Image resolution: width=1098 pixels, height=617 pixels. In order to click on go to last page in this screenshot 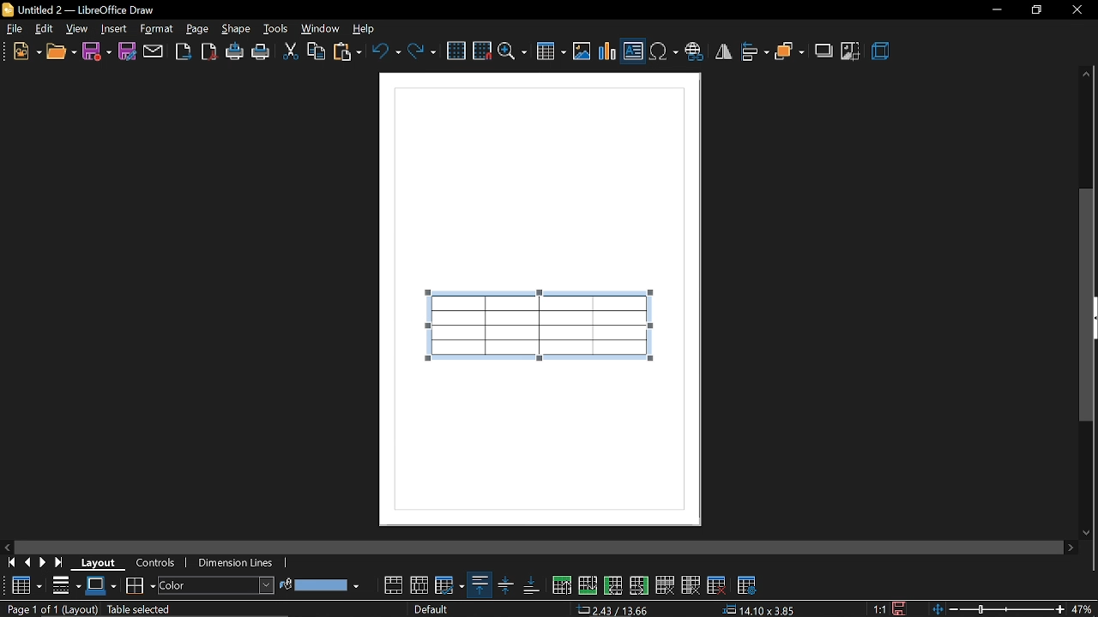, I will do `click(62, 563)`.